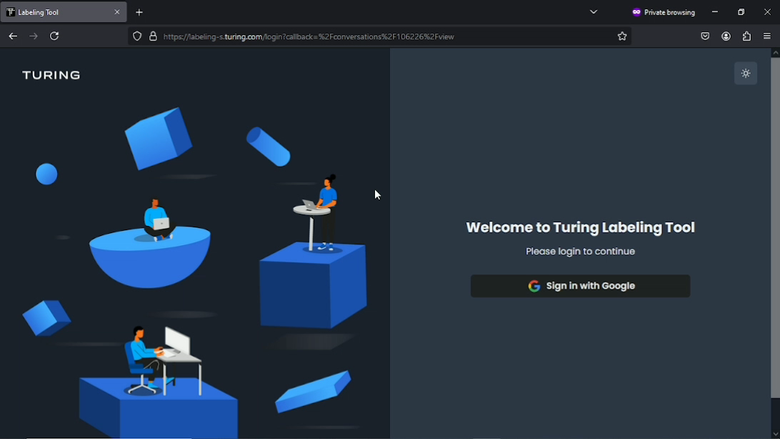  Describe the element at coordinates (746, 74) in the screenshot. I see `Appearance` at that location.